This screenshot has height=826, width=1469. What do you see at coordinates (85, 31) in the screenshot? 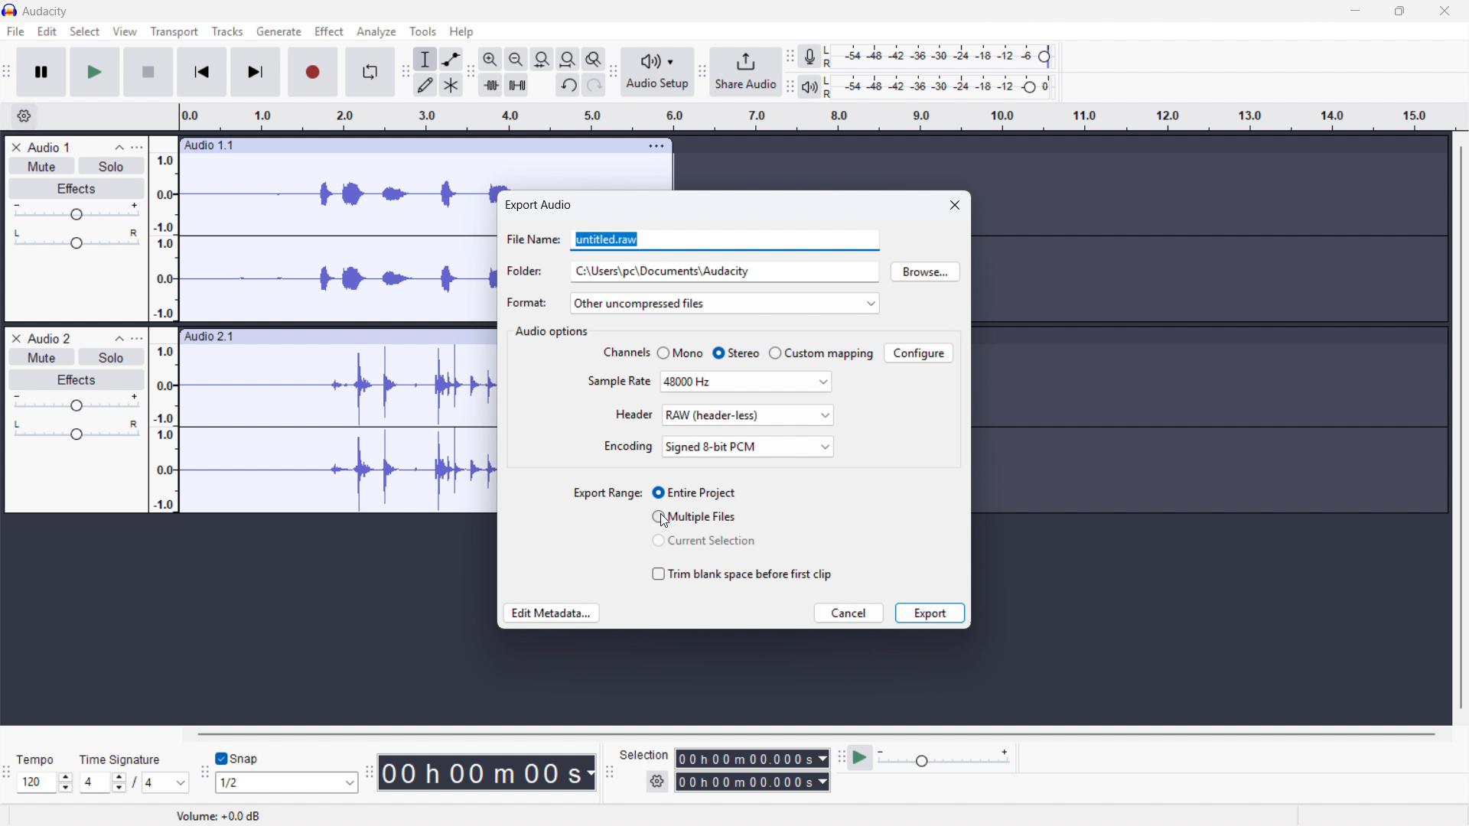
I see `select ` at bounding box center [85, 31].